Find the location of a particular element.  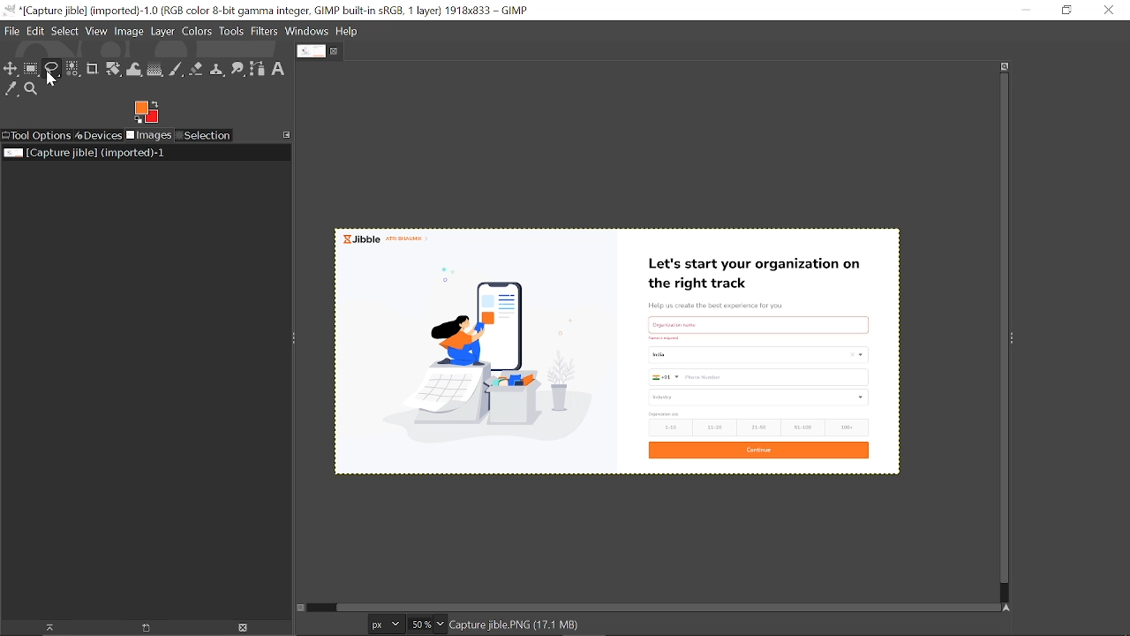

Windows is located at coordinates (308, 33).